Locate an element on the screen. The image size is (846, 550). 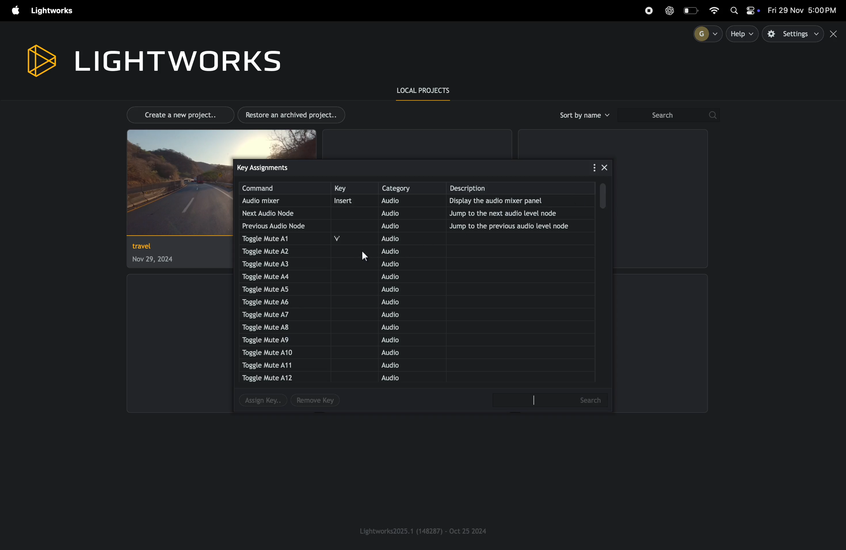
toggle mute A9 is located at coordinates (269, 339).